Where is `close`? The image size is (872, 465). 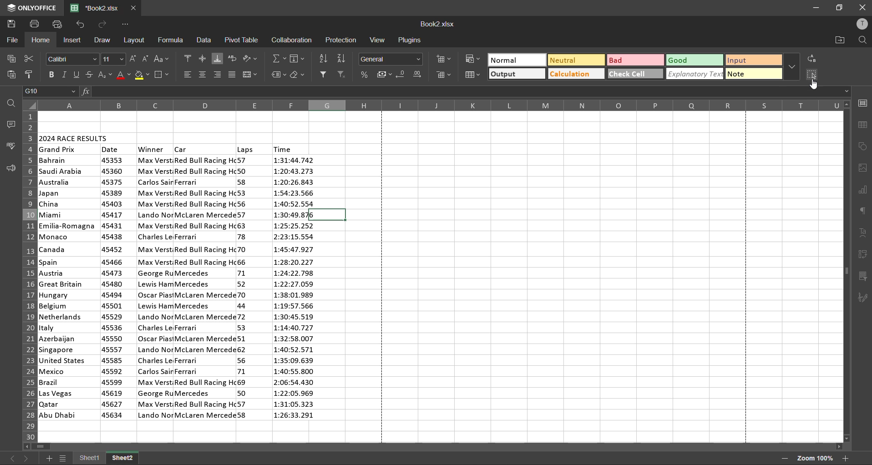
close is located at coordinates (862, 8).